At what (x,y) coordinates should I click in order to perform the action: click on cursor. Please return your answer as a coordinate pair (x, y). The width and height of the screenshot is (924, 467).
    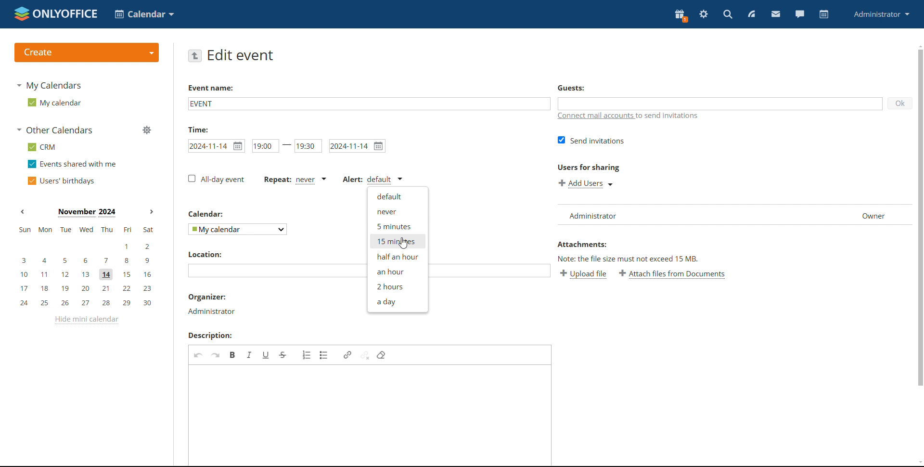
    Looking at the image, I should click on (403, 243).